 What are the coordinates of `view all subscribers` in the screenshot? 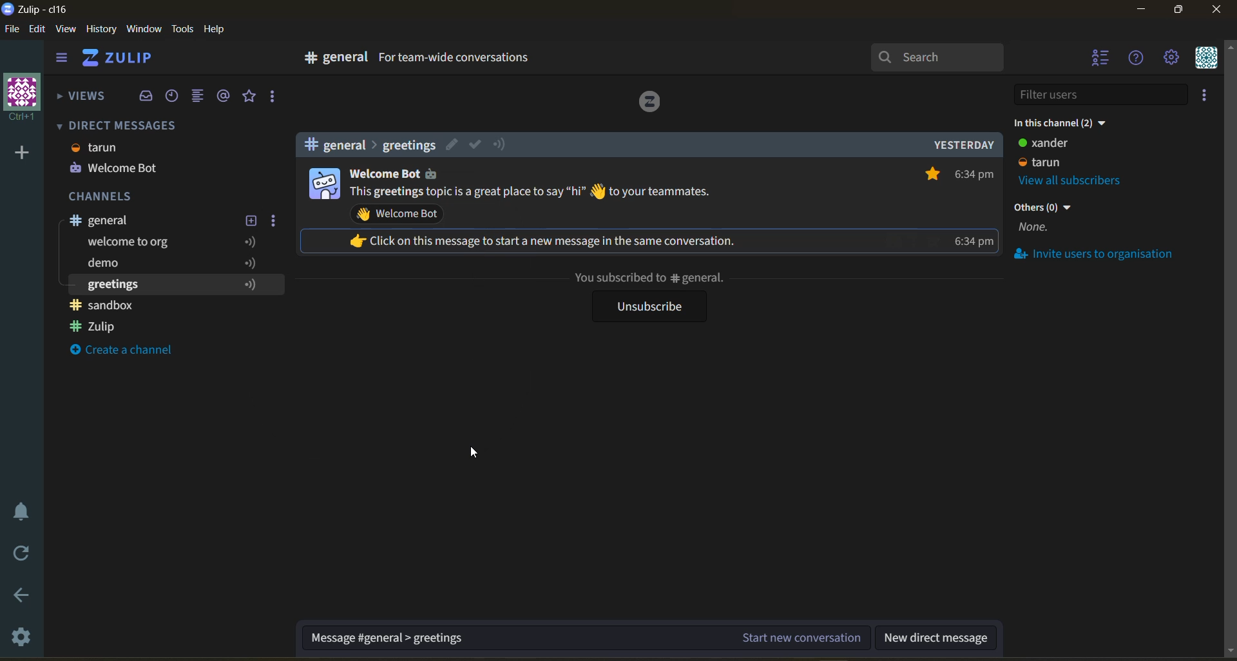 It's located at (1081, 180).